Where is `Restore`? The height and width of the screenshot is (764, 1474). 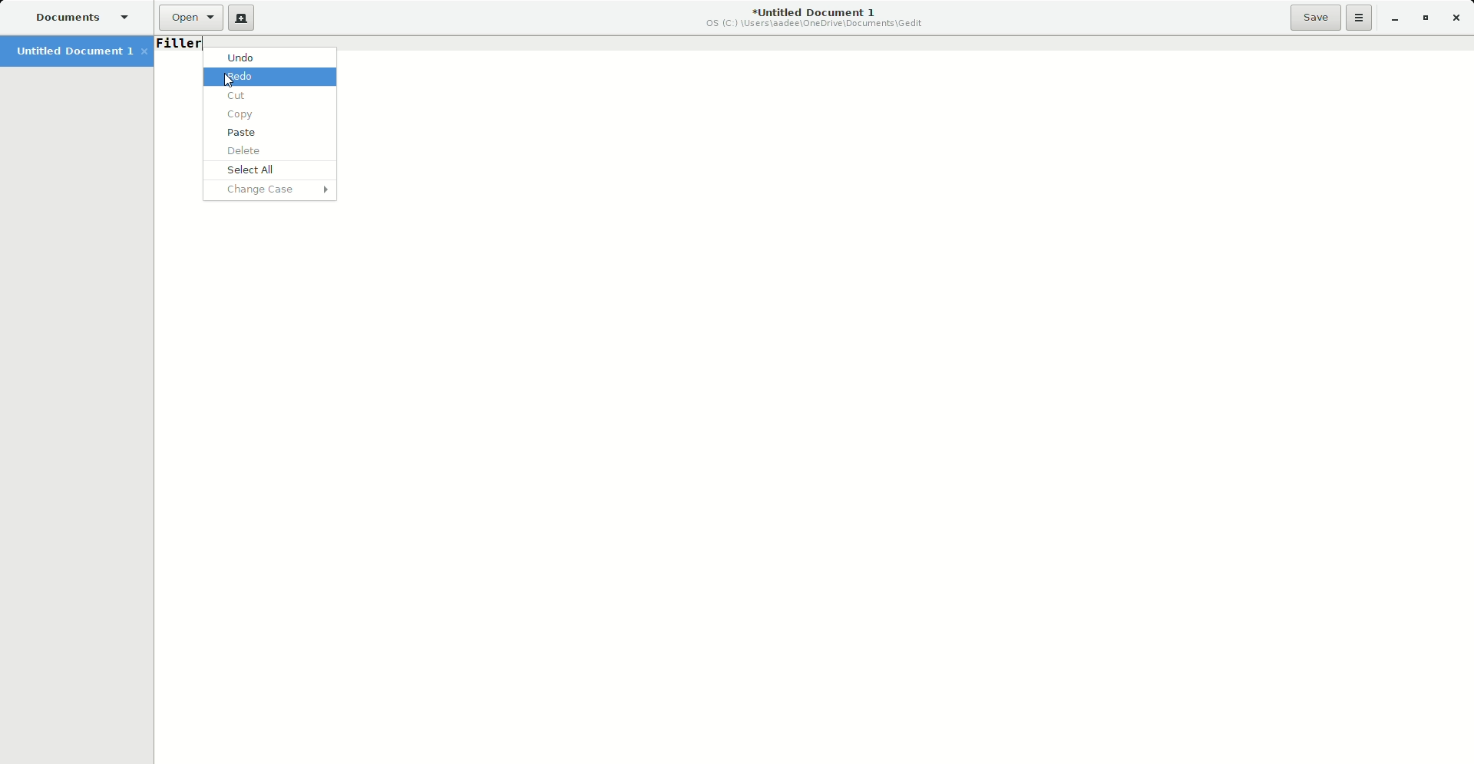
Restore is located at coordinates (1423, 19).